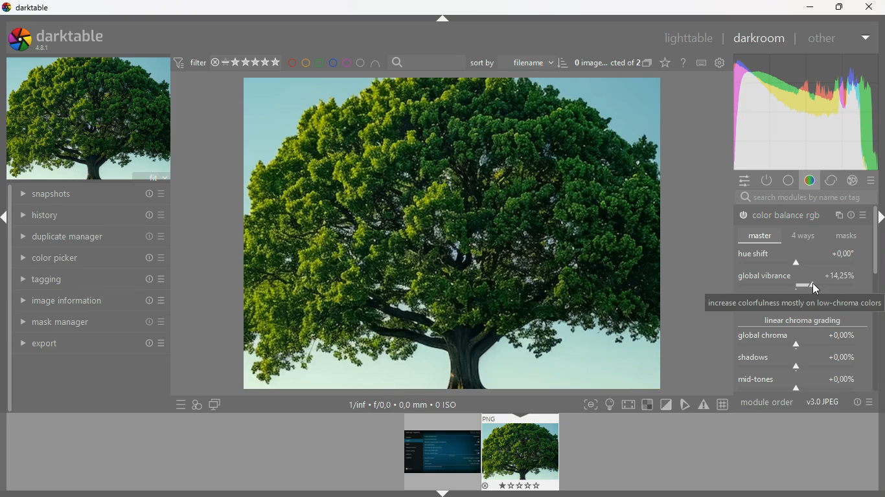 The width and height of the screenshot is (885, 497). Describe the element at coordinates (808, 8) in the screenshot. I see `minimize` at that location.